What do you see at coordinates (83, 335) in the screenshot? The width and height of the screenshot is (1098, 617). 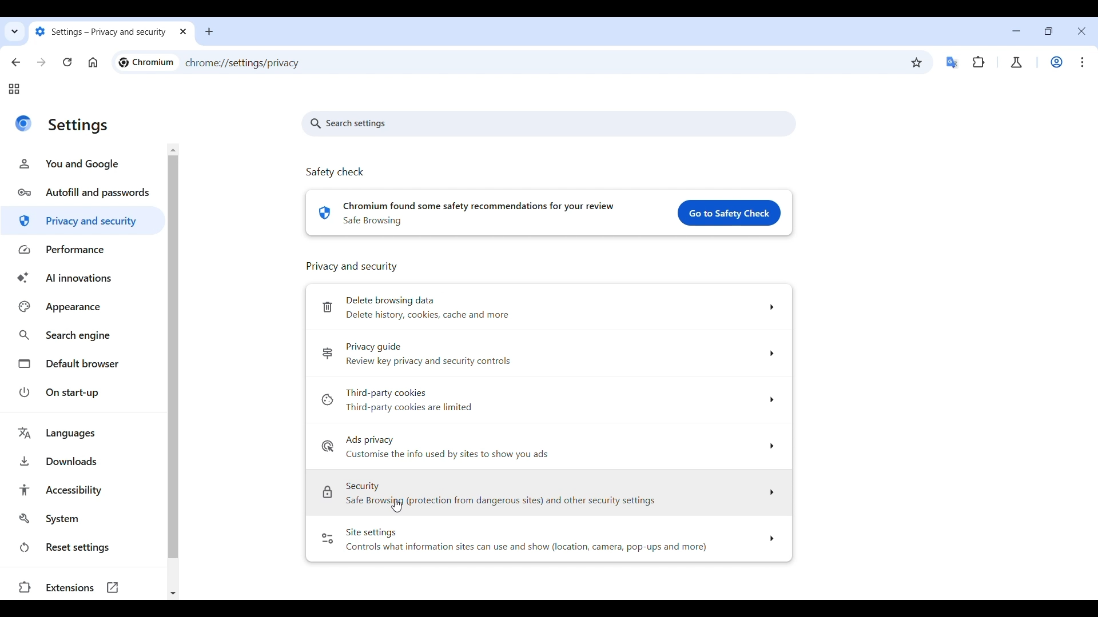 I see `Search engine` at bounding box center [83, 335].